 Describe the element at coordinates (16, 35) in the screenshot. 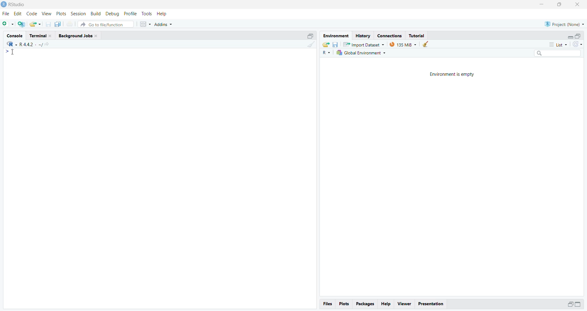

I see `Console` at that location.